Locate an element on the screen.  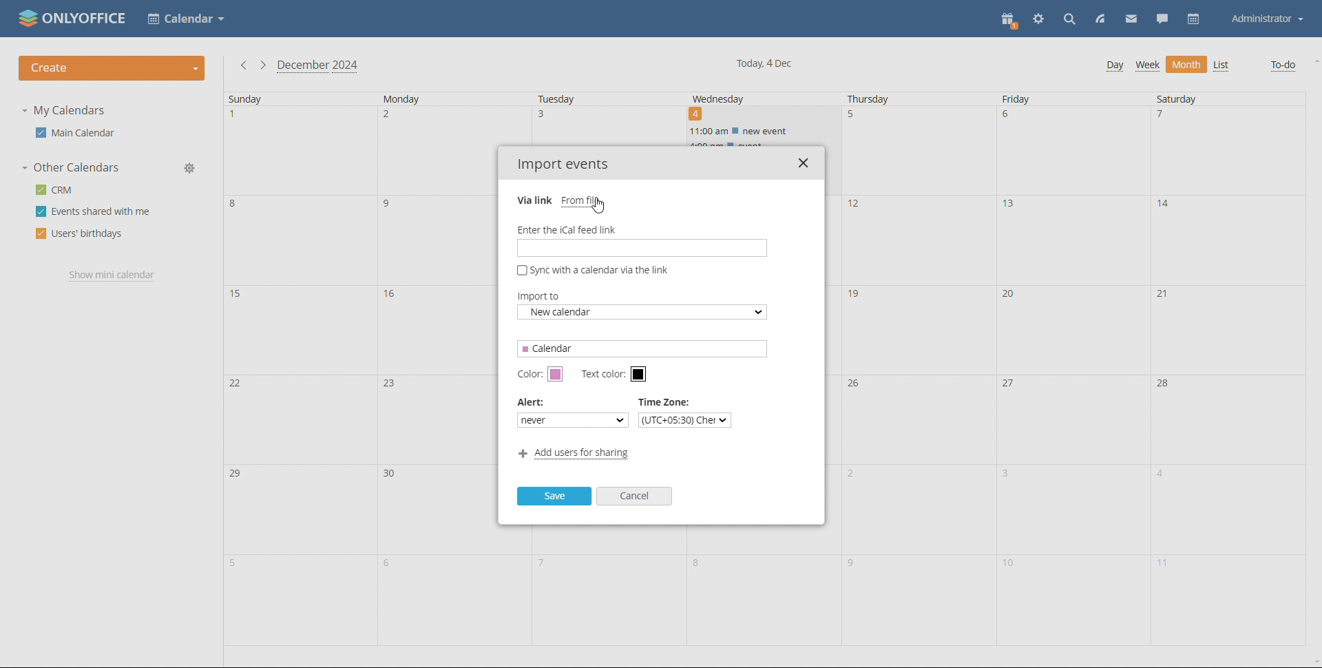
set time zone is located at coordinates (684, 420).